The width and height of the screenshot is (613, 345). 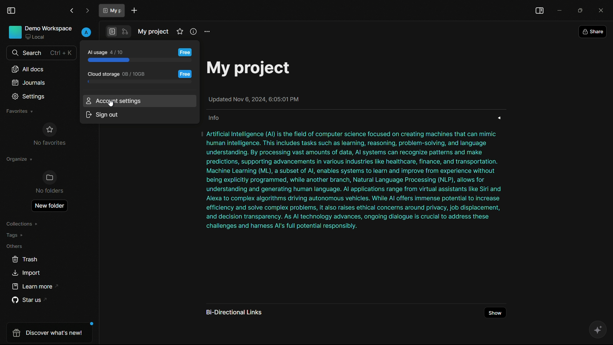 What do you see at coordinates (113, 105) in the screenshot?
I see `Cursor` at bounding box center [113, 105].